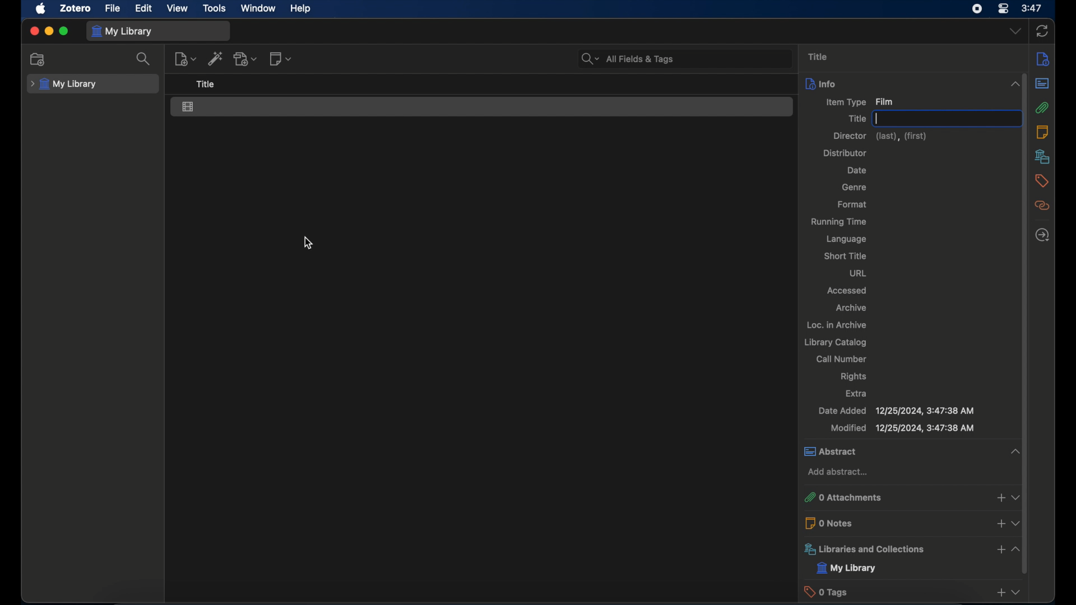  Describe the element at coordinates (1004, 9) in the screenshot. I see `control center` at that location.